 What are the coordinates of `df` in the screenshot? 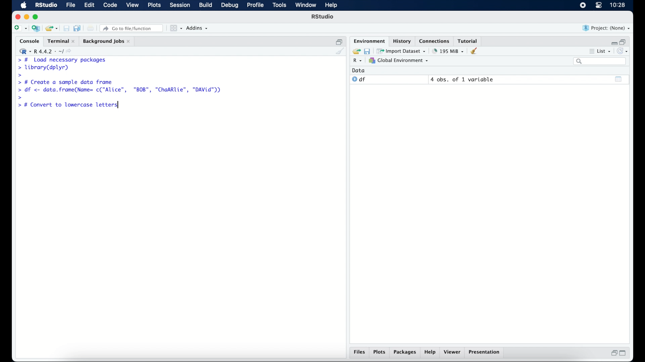 It's located at (359, 79).